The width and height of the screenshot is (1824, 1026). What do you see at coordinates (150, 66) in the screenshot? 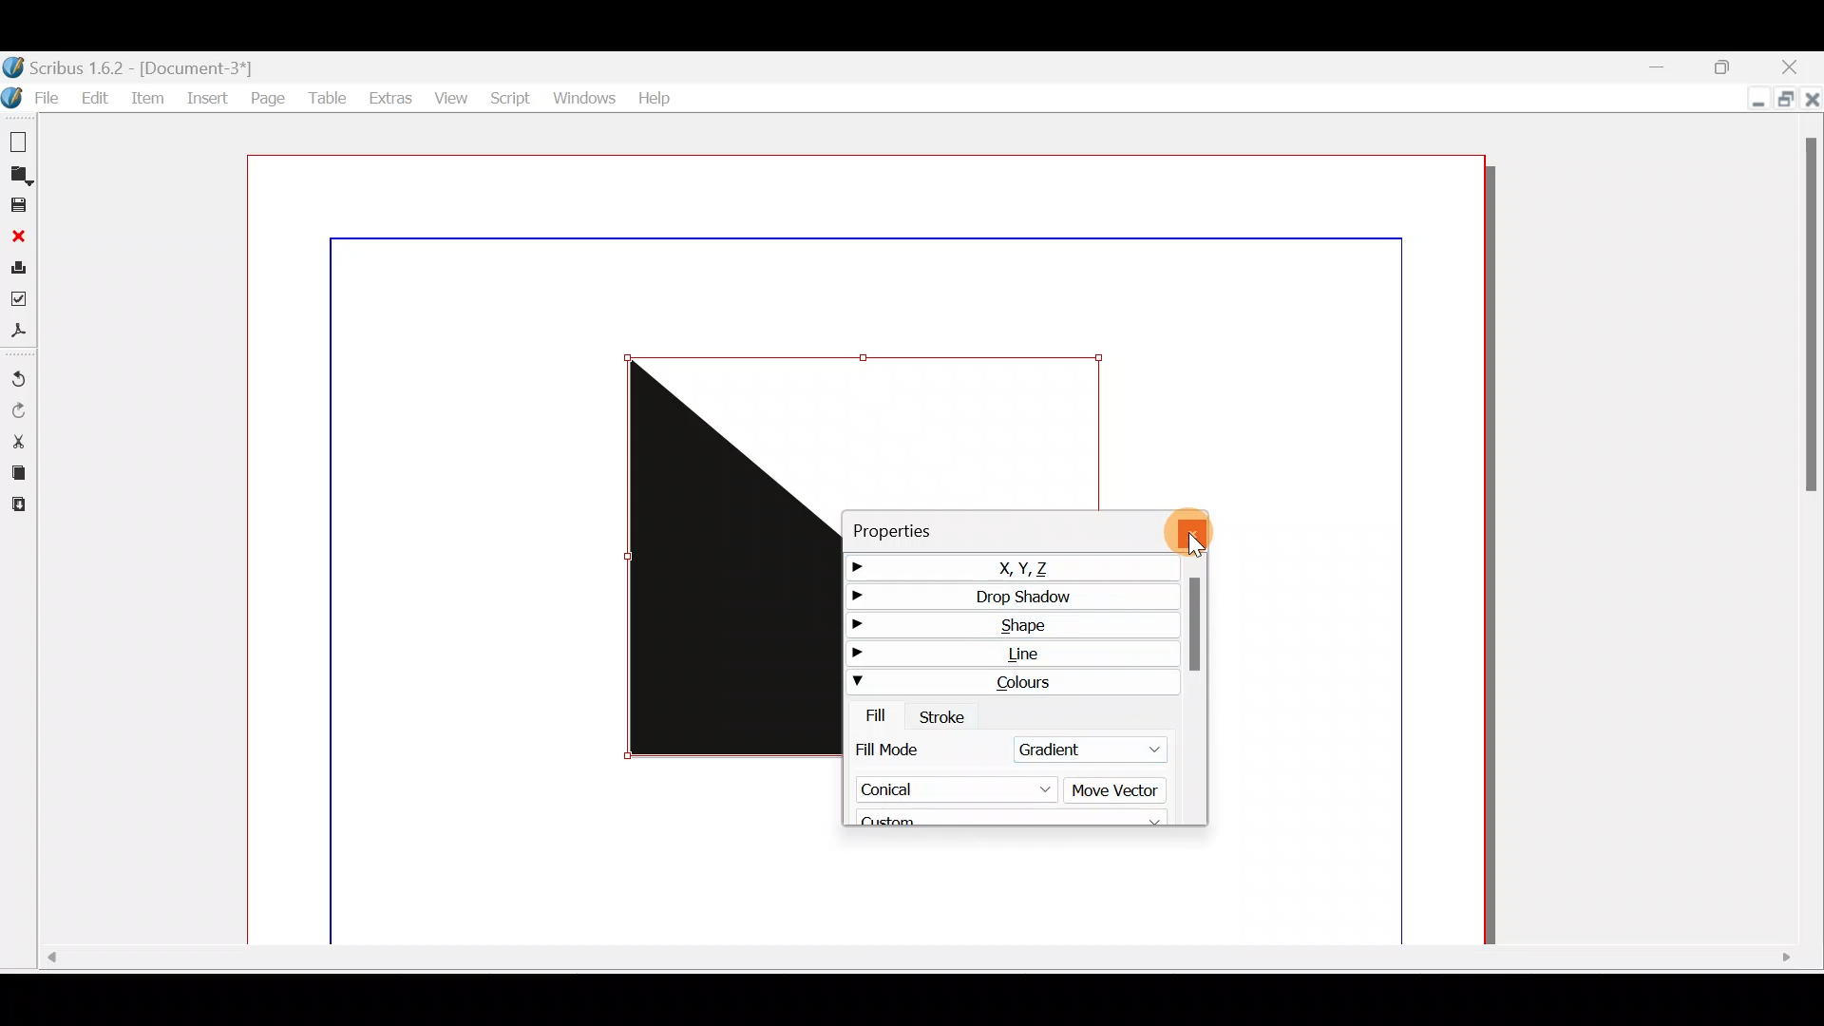
I see `Document name` at bounding box center [150, 66].